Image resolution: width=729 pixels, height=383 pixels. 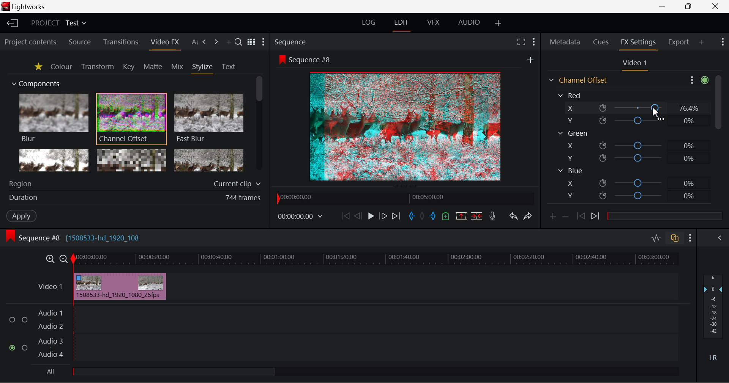 I want to click on Redo, so click(x=528, y=218).